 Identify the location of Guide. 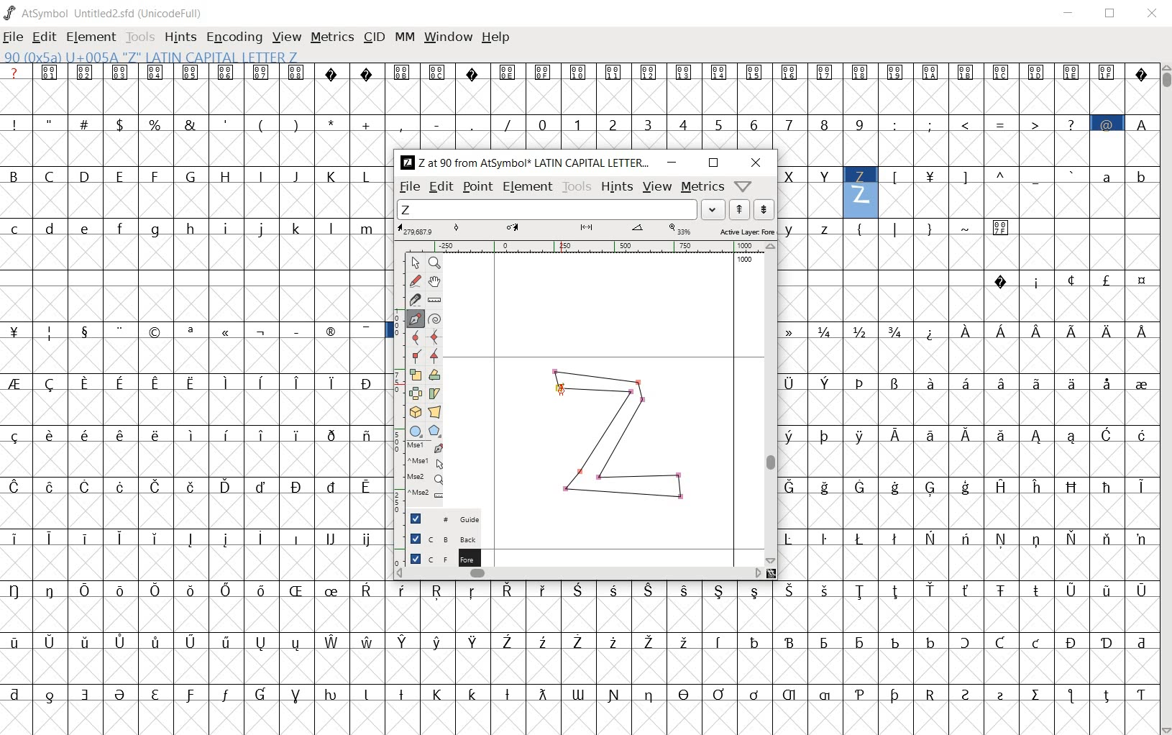
(437, 519).